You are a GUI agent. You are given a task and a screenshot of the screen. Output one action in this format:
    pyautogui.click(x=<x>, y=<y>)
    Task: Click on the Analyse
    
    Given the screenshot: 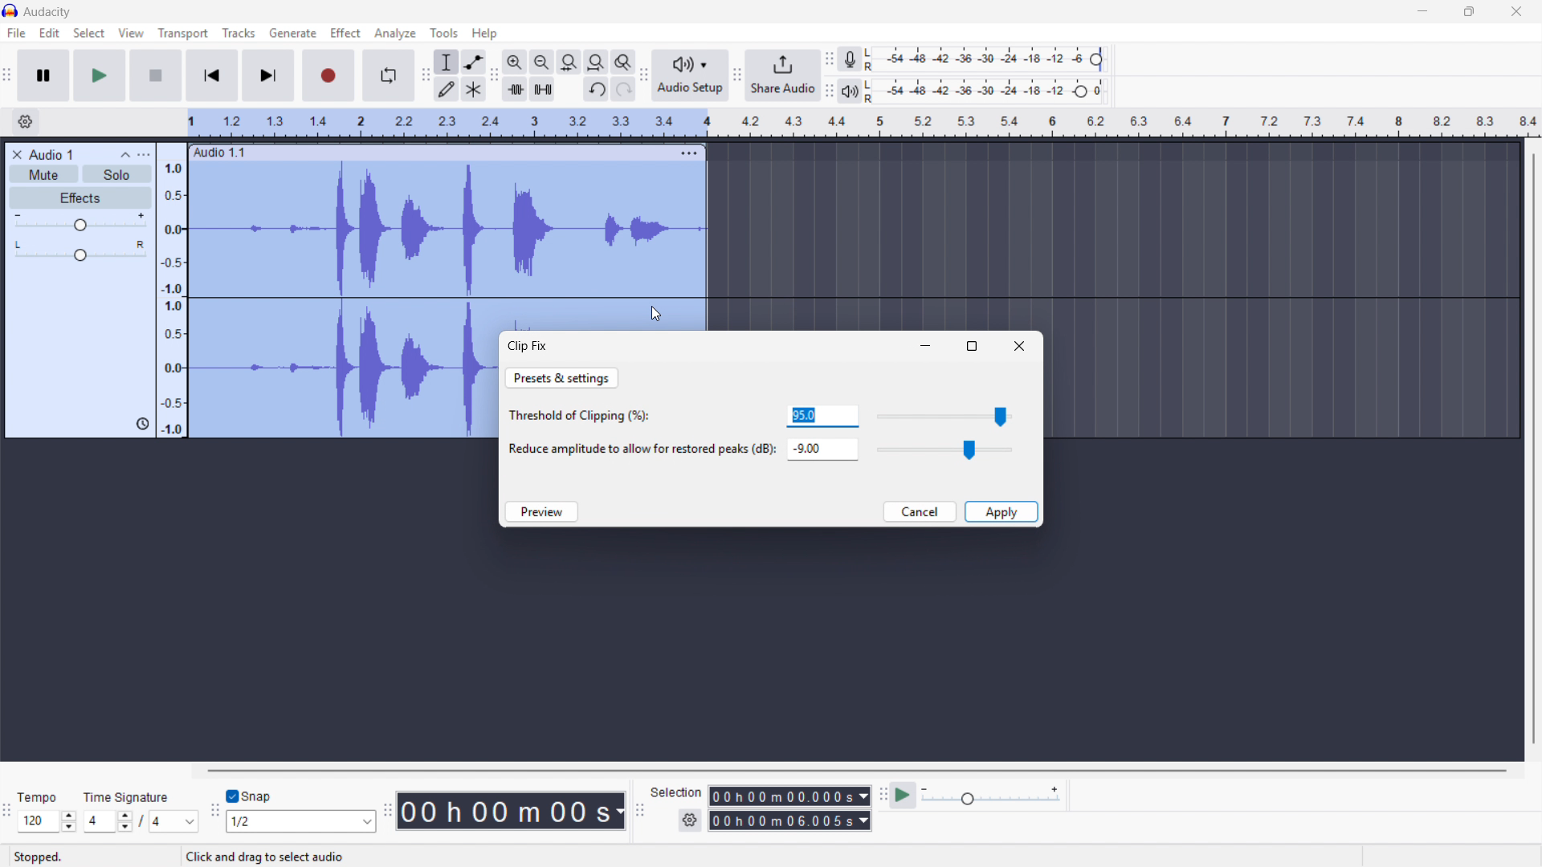 What is the action you would take?
    pyautogui.click(x=394, y=33)
    